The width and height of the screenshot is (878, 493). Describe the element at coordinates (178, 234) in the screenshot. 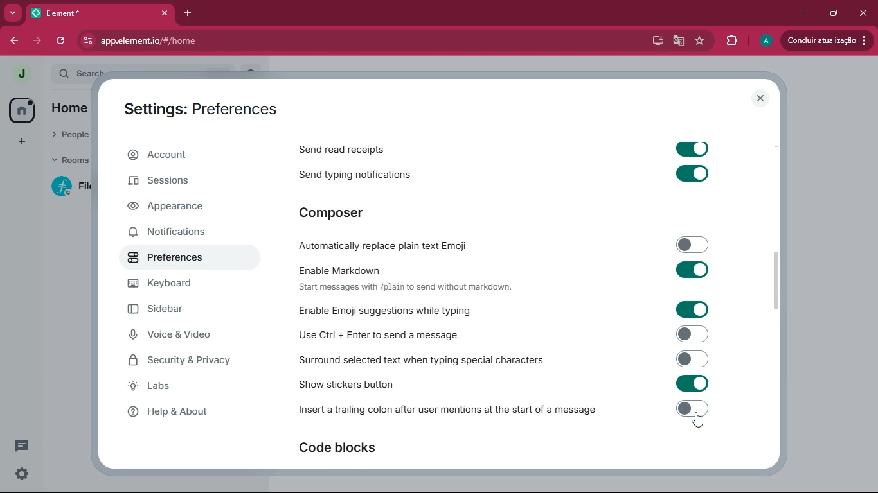

I see `notifications` at that location.